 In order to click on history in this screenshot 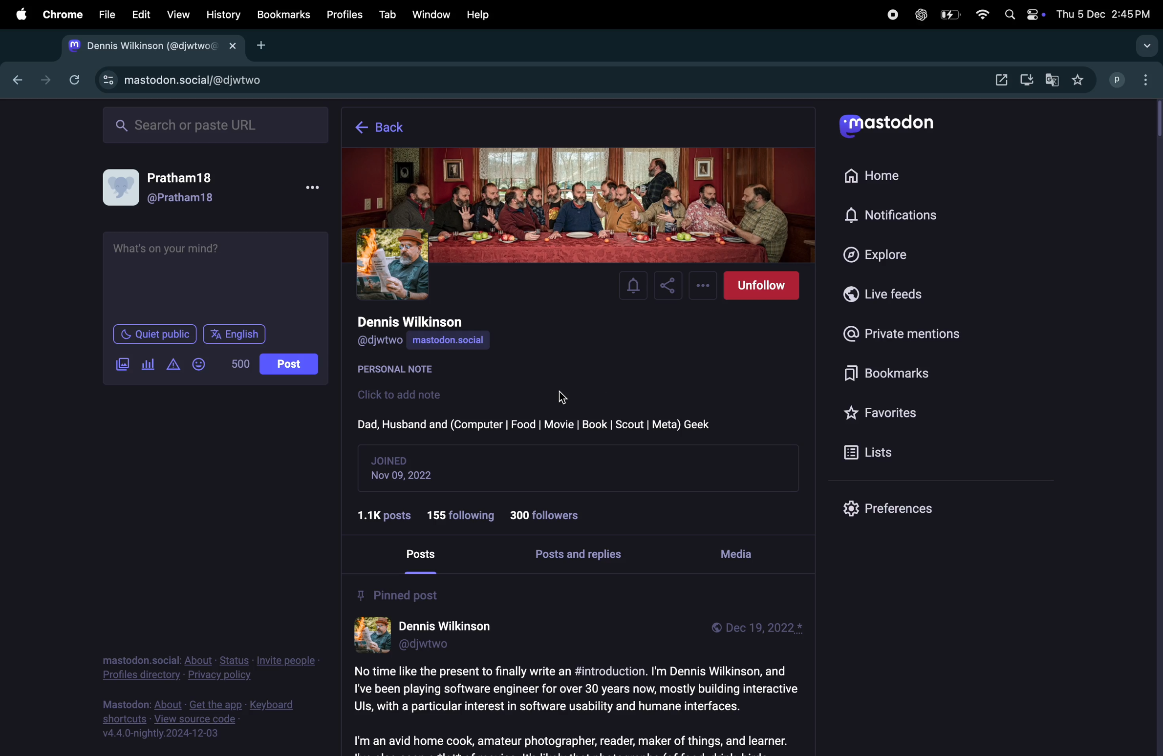, I will do `click(223, 15)`.